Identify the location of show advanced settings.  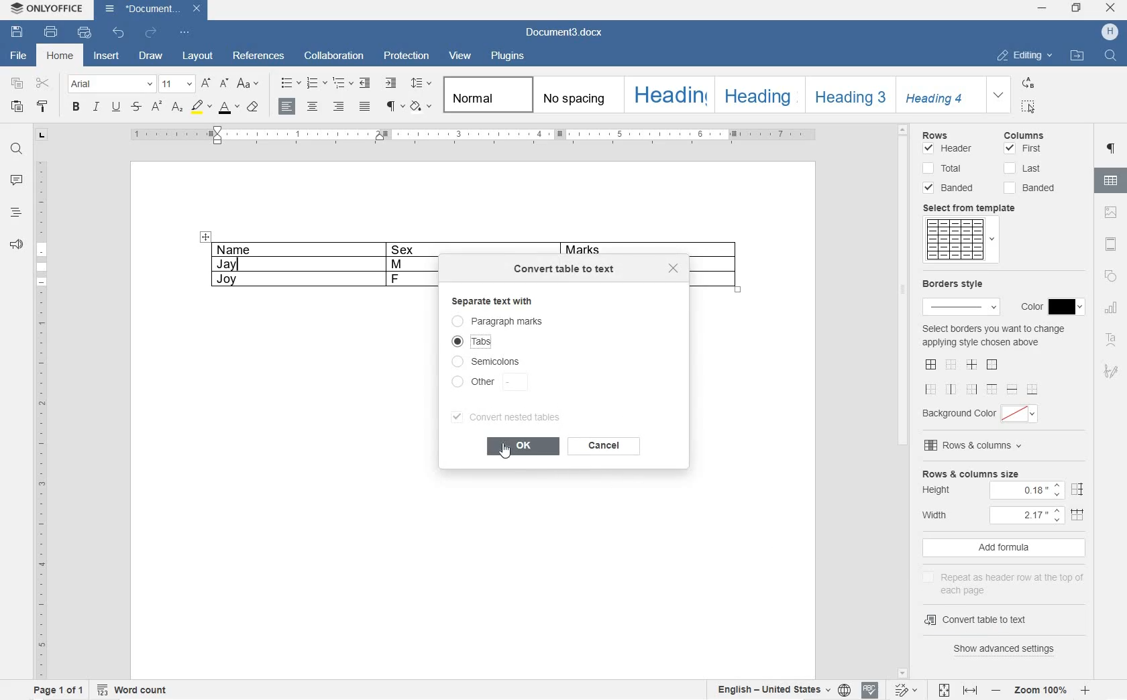
(1008, 650).